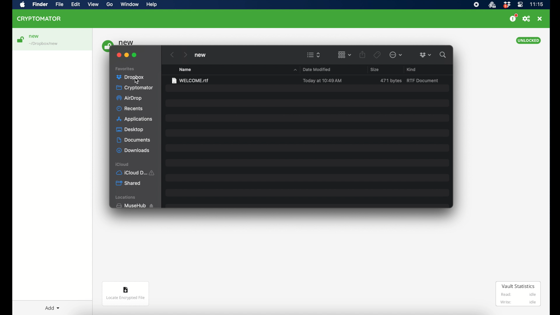 This screenshot has height=315, width=560. I want to click on unlock, so click(20, 39).